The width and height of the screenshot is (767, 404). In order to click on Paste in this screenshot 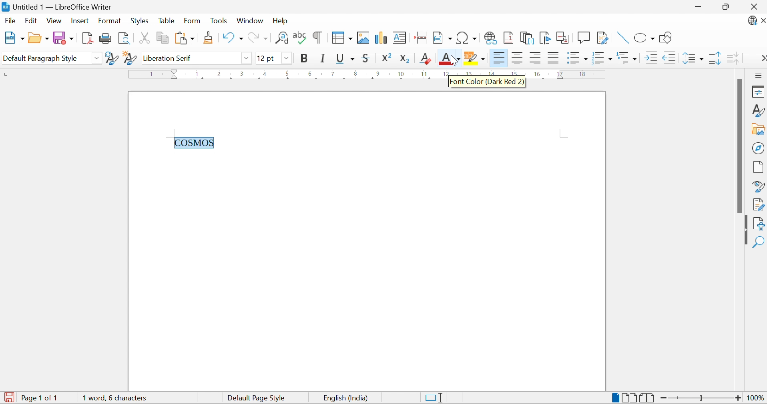, I will do `click(184, 38)`.